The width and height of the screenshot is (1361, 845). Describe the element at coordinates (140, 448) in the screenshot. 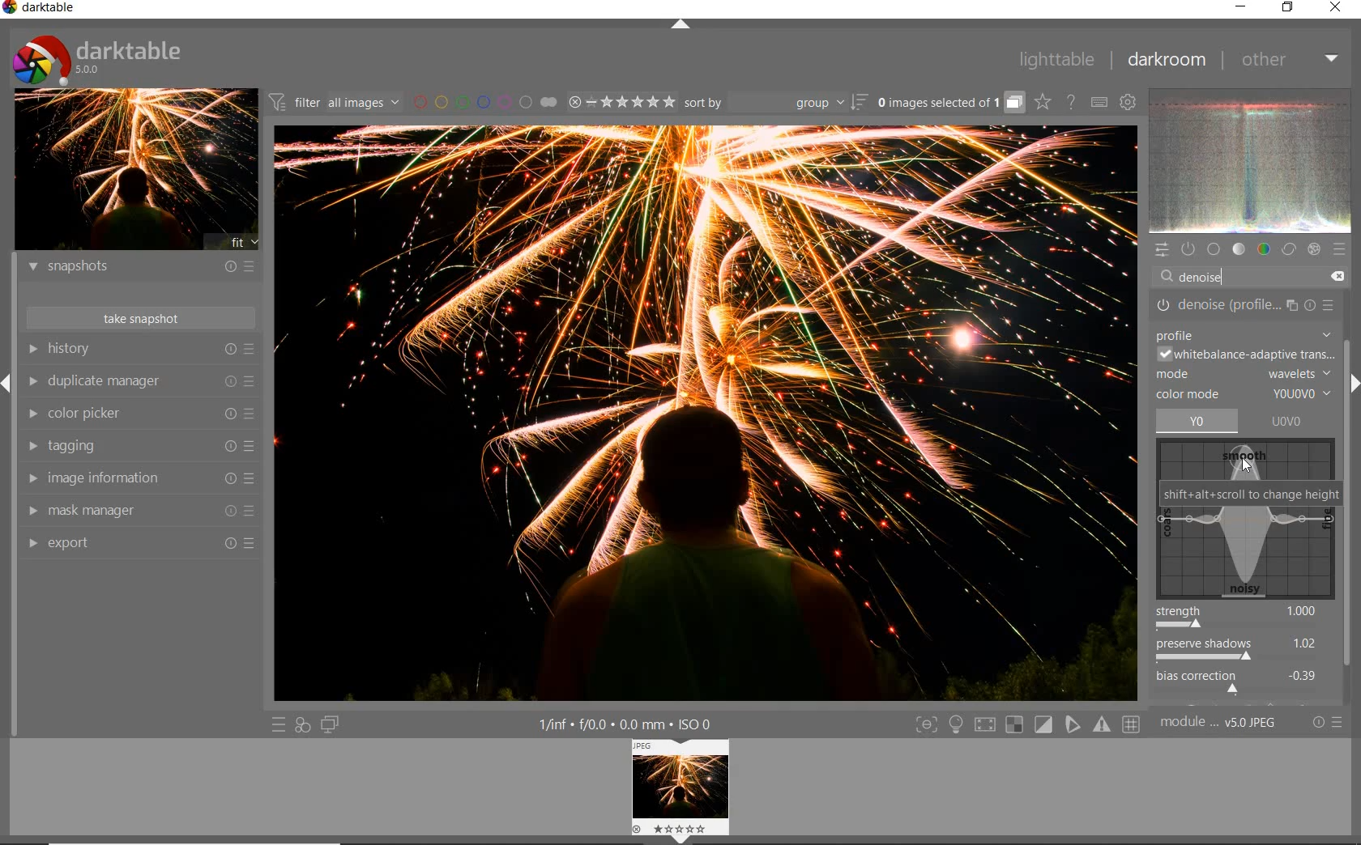

I see `tagging` at that location.